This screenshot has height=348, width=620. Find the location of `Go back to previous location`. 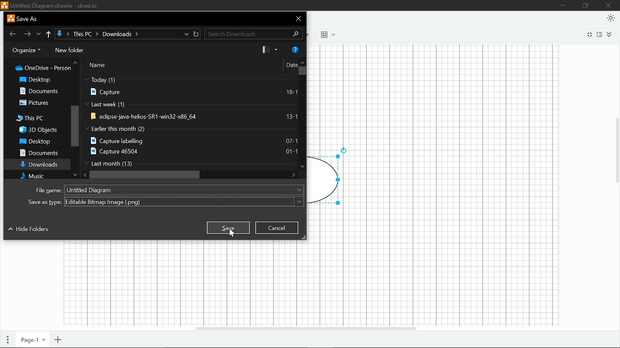

Go back to previous location is located at coordinates (14, 34).